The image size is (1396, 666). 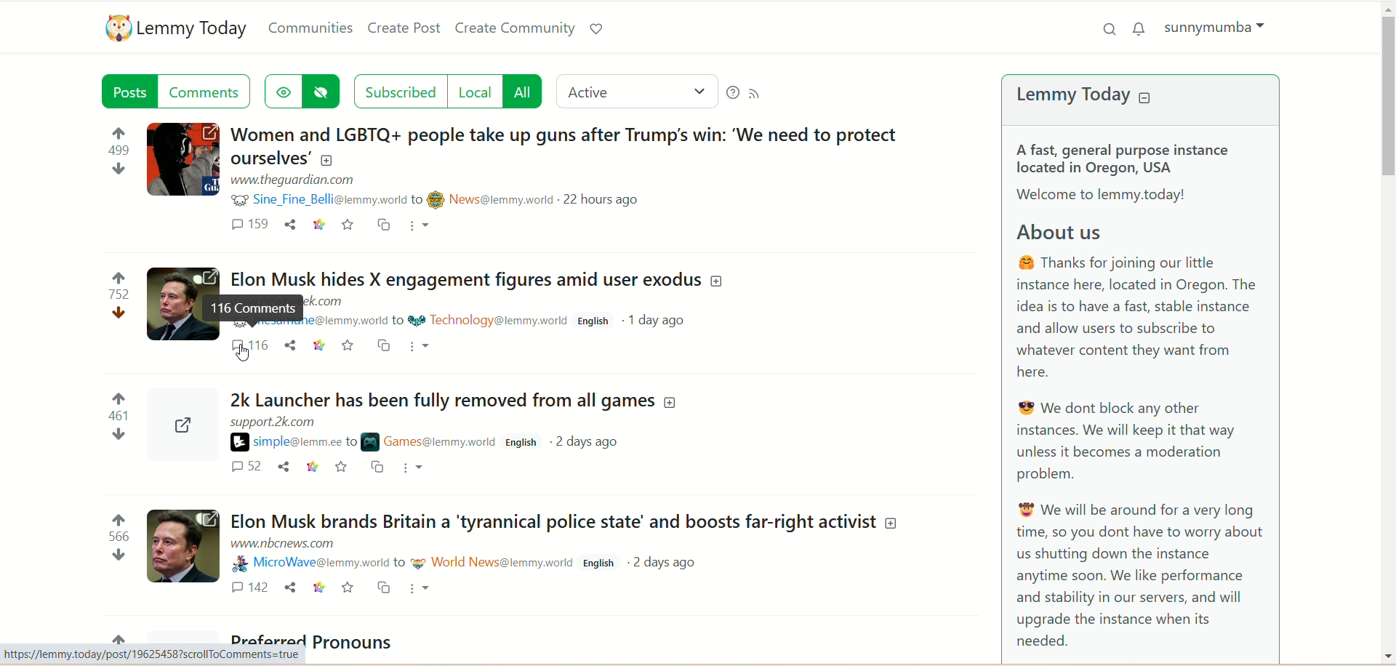 I want to click on share, so click(x=292, y=585).